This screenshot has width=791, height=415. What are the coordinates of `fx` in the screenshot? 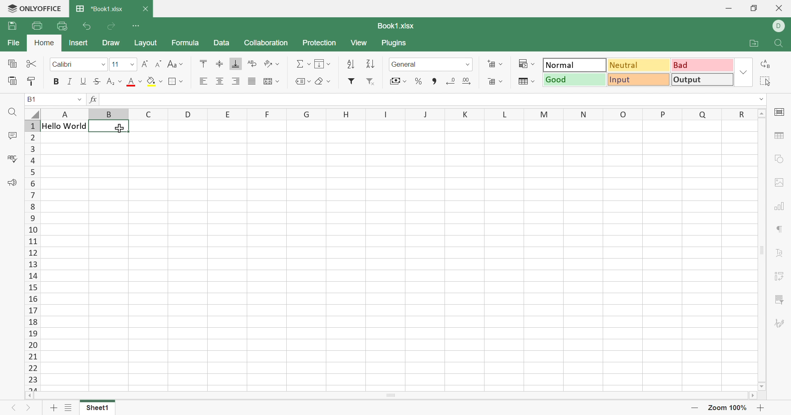 It's located at (93, 100).